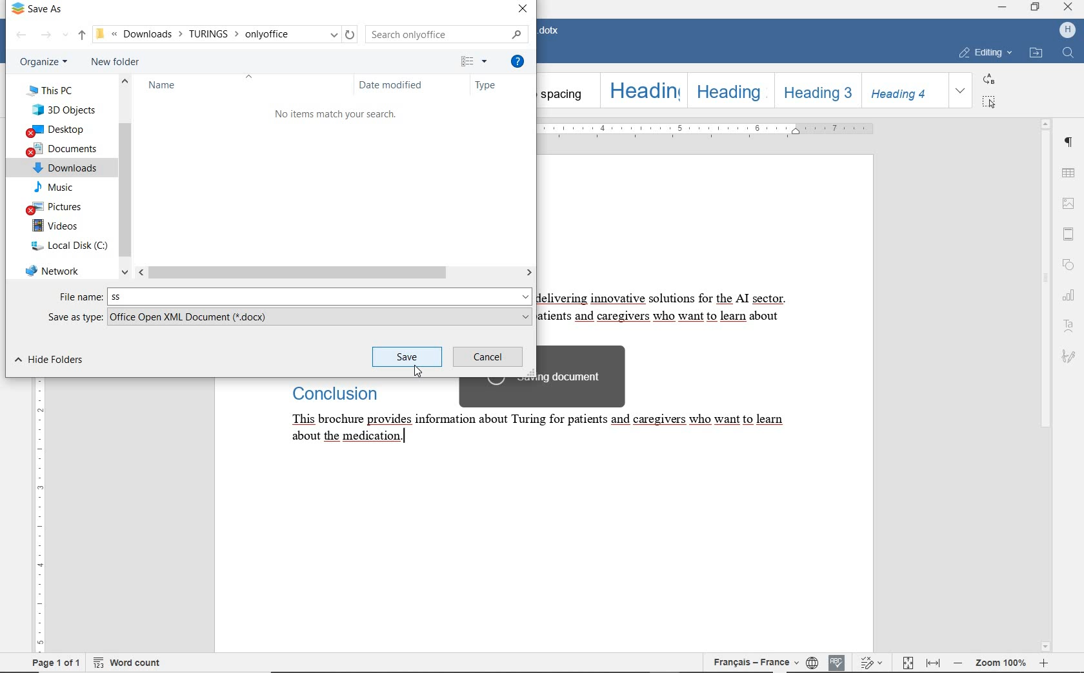  I want to click on scroll up, so click(1045, 123).